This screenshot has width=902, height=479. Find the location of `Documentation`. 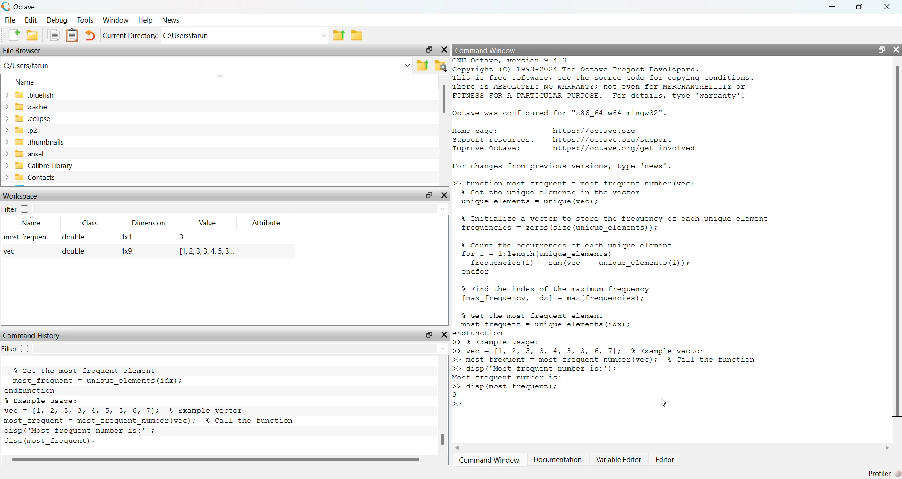

Documentation is located at coordinates (558, 460).